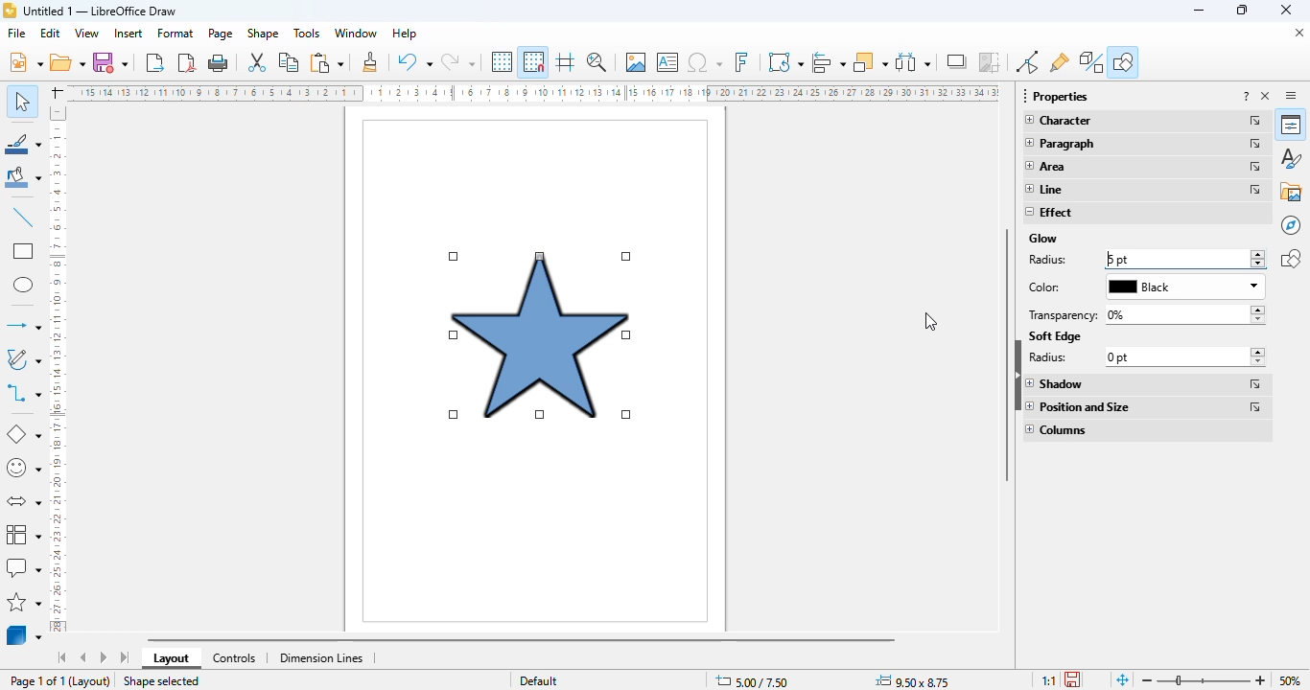 This screenshot has height=690, width=1310. I want to click on close sidebar deck, so click(1265, 96).